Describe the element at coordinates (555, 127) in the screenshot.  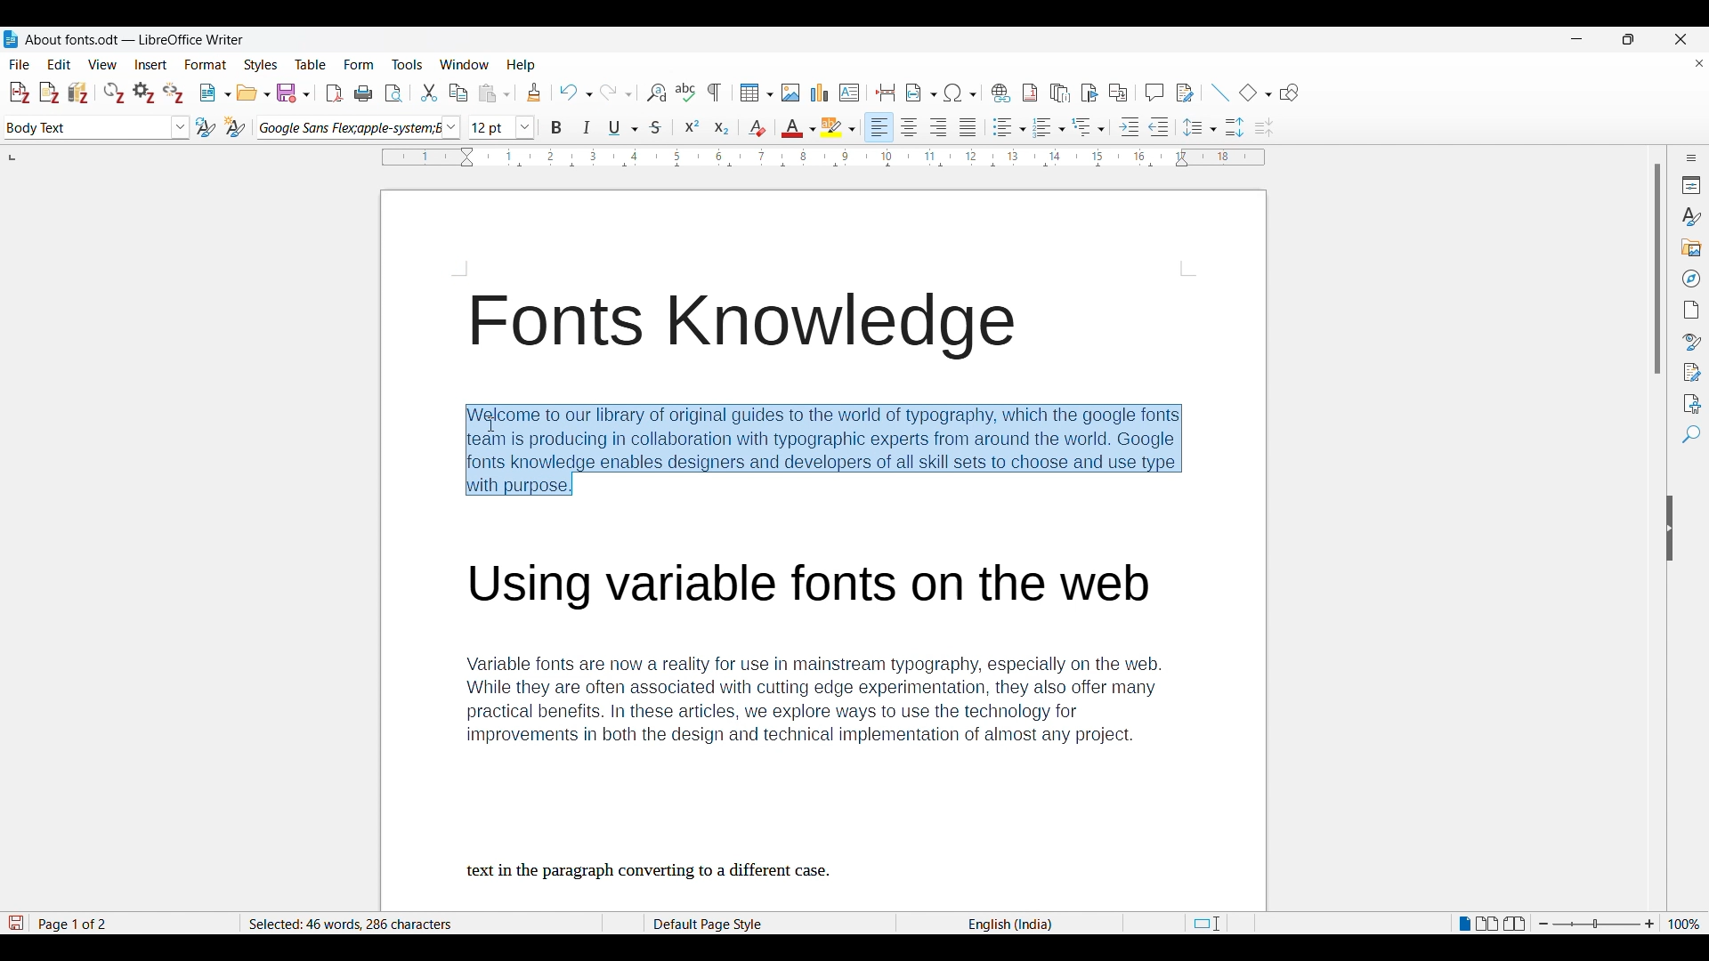
I see `Bold` at that location.